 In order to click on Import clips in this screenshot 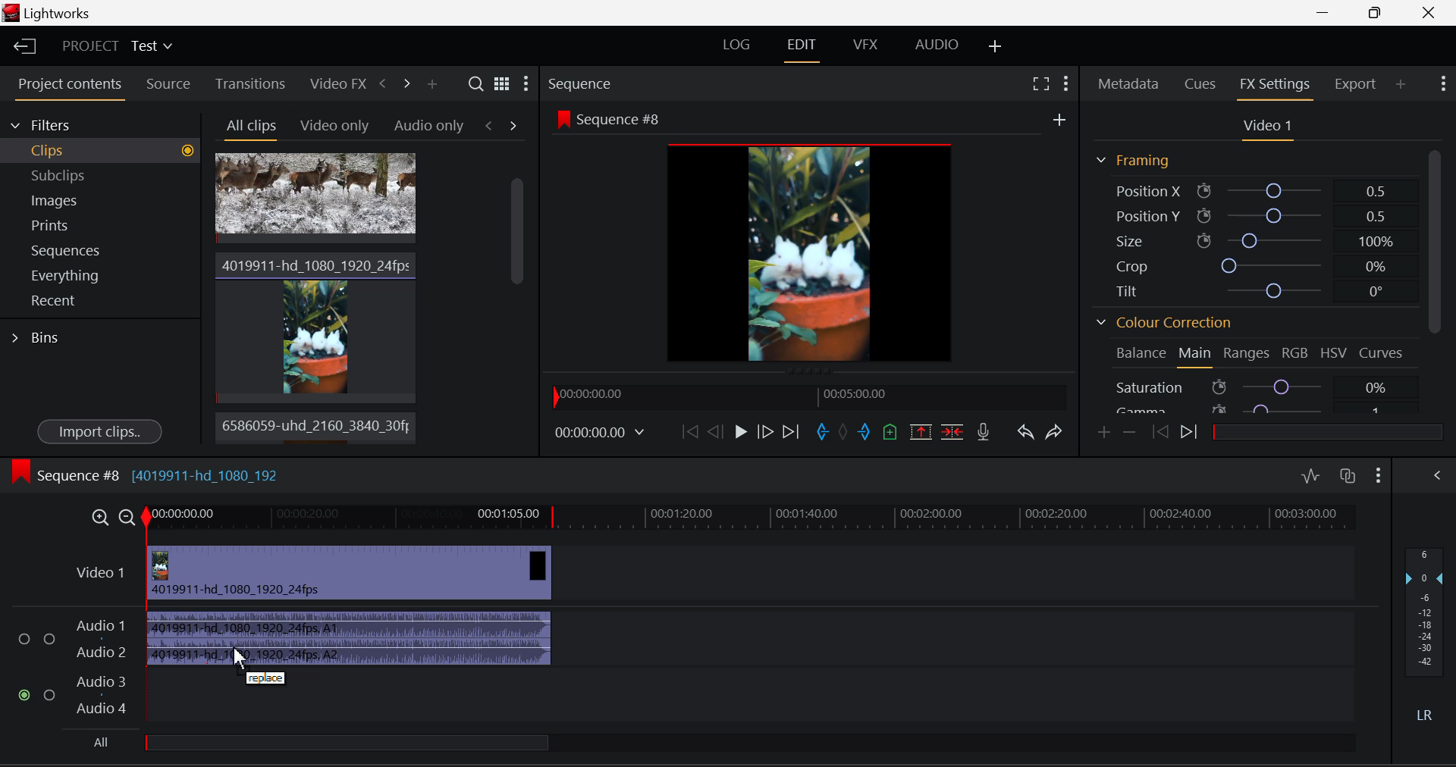, I will do `click(99, 430)`.